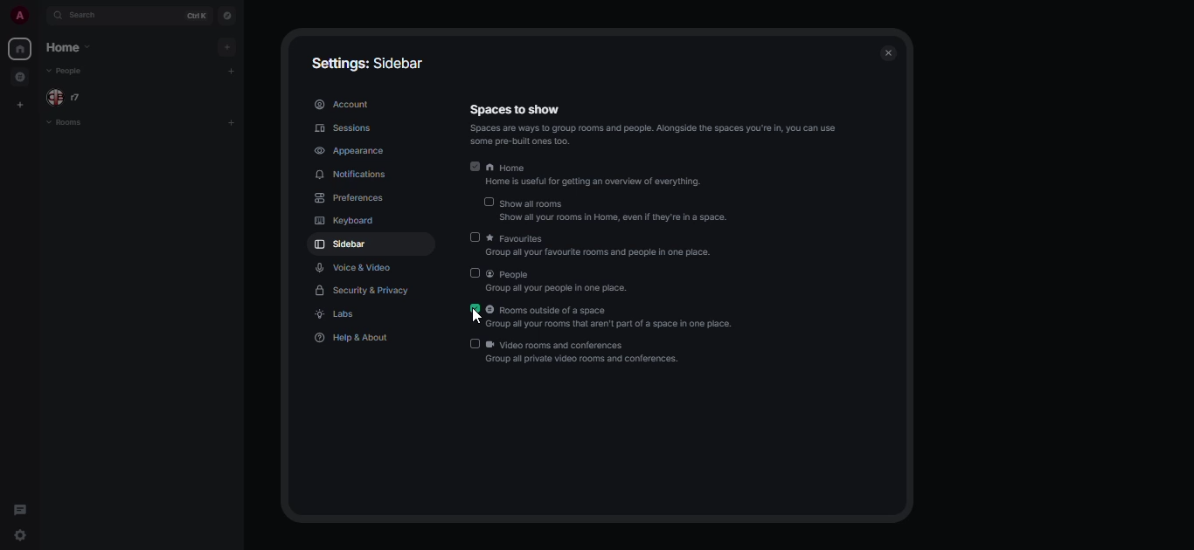 The width and height of the screenshot is (1194, 550). I want to click on disabled, so click(488, 203).